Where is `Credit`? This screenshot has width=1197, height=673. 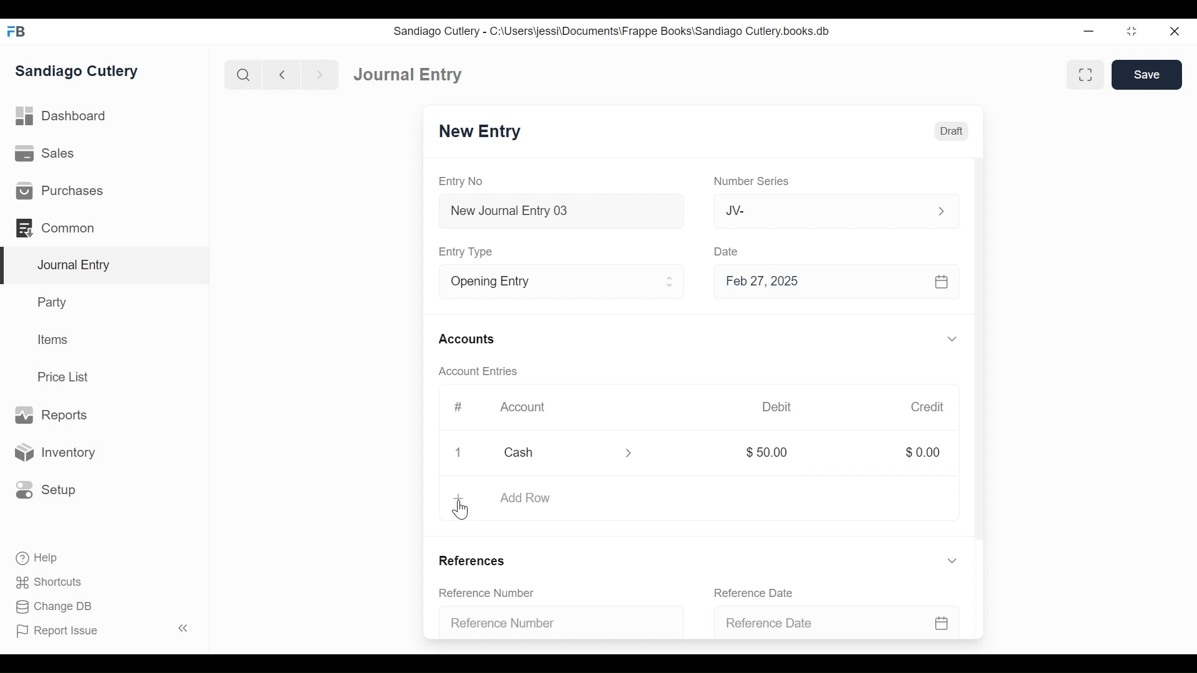
Credit is located at coordinates (929, 407).